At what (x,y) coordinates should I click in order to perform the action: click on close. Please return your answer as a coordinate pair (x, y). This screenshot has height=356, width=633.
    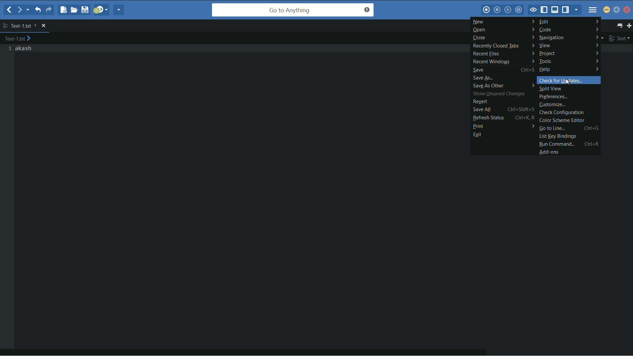
    Looking at the image, I should click on (504, 38).